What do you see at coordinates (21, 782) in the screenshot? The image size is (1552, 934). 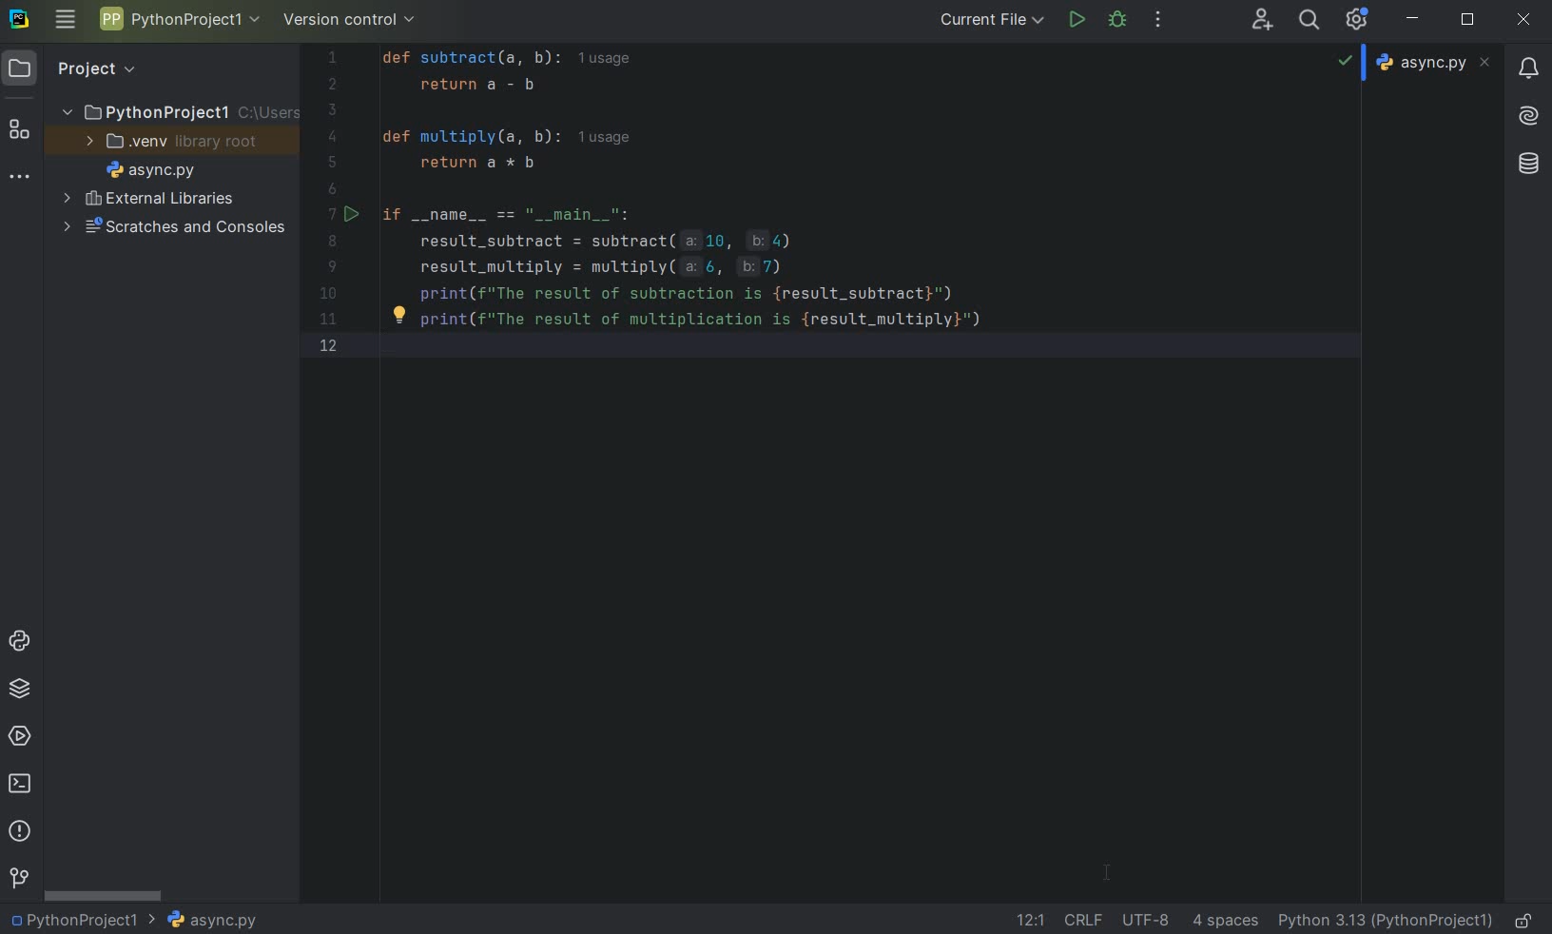 I see `terminal` at bounding box center [21, 782].